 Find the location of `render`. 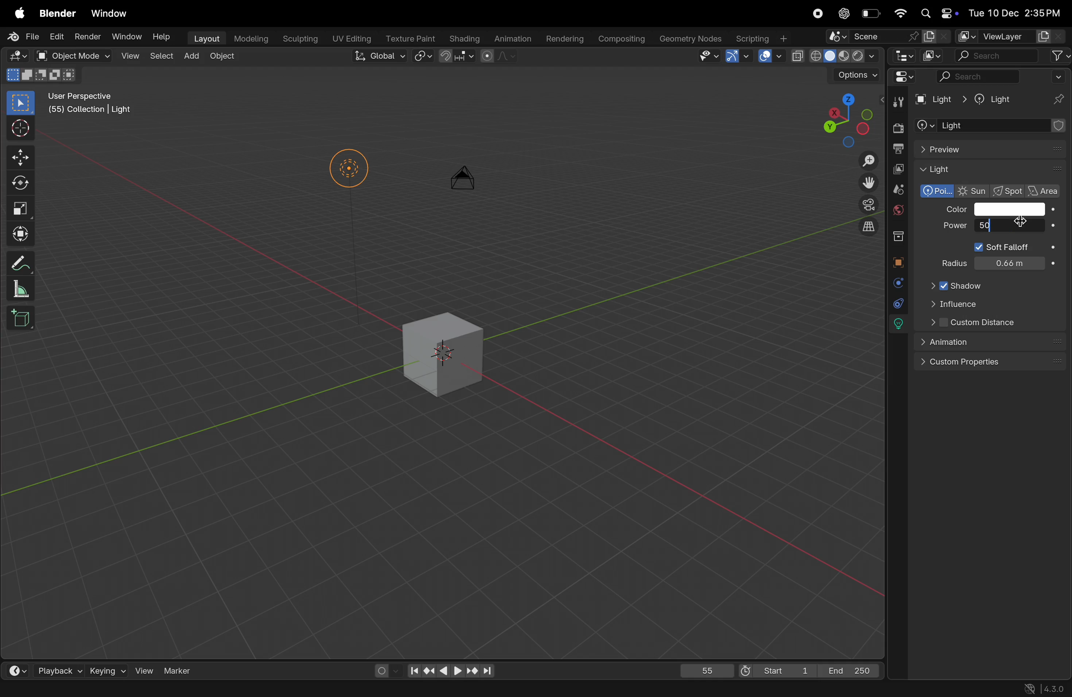

render is located at coordinates (897, 126).